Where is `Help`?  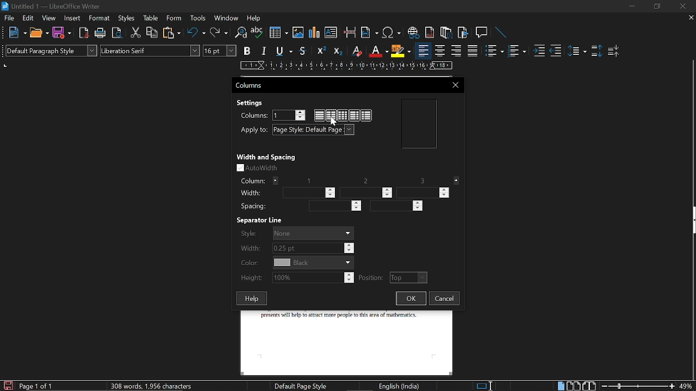 Help is located at coordinates (254, 18).